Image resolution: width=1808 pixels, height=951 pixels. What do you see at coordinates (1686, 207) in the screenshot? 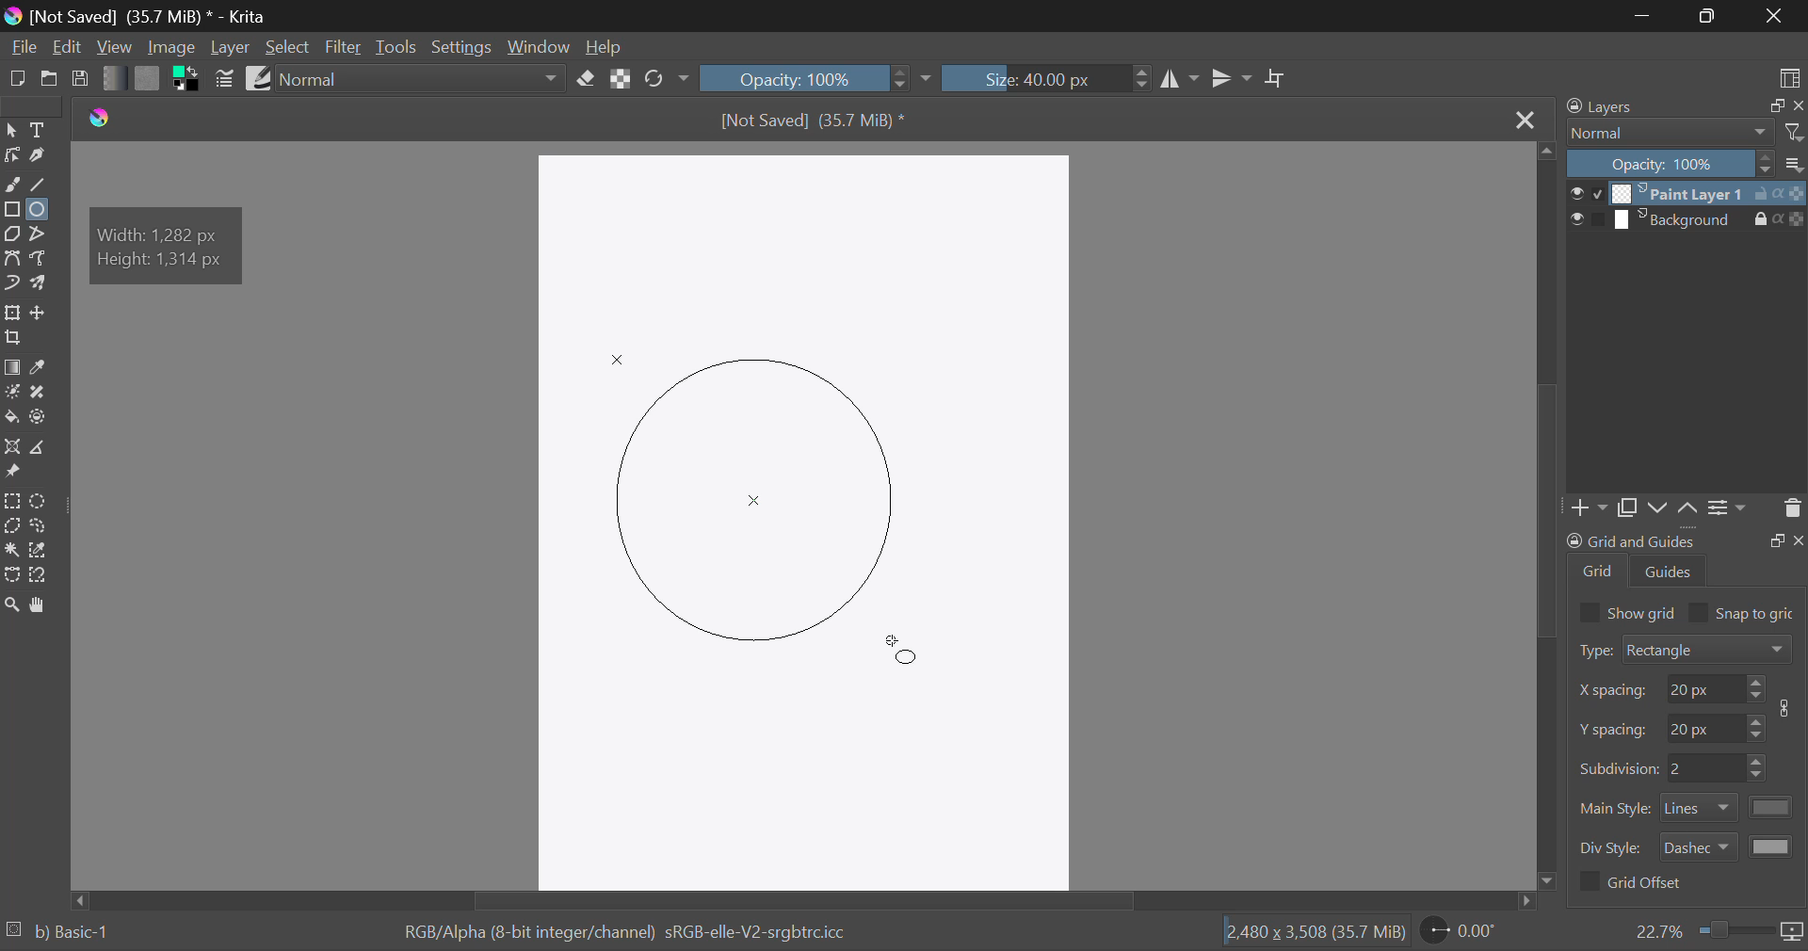
I see `Layers` at bounding box center [1686, 207].